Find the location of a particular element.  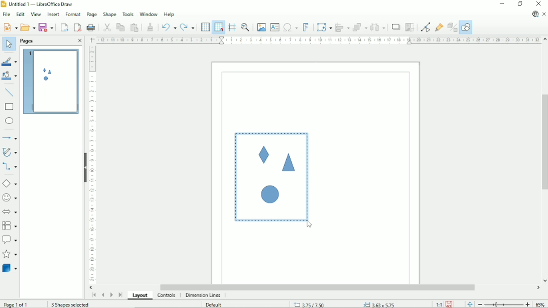

Format is located at coordinates (72, 14).